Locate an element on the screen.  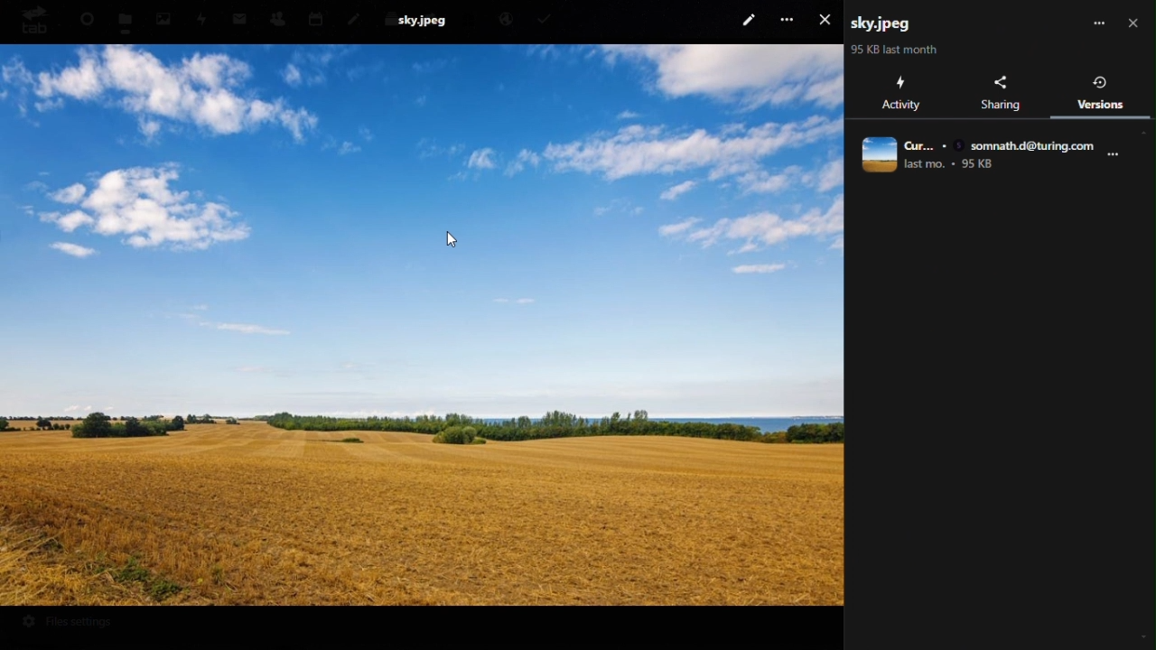
File name is located at coordinates (884, 23).